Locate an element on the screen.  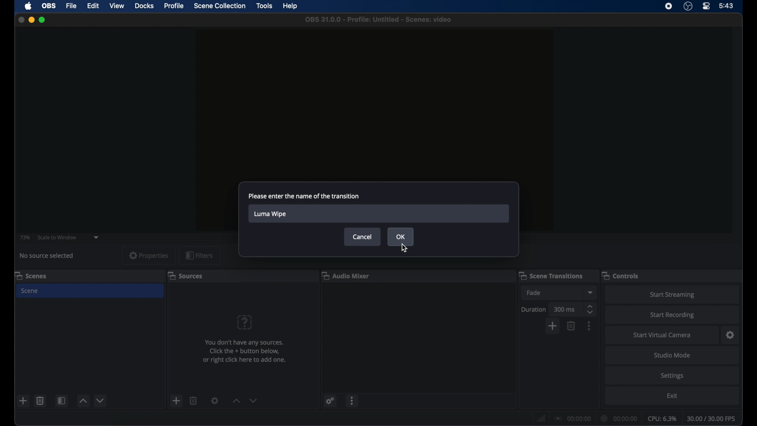
delete is located at coordinates (572, 325).